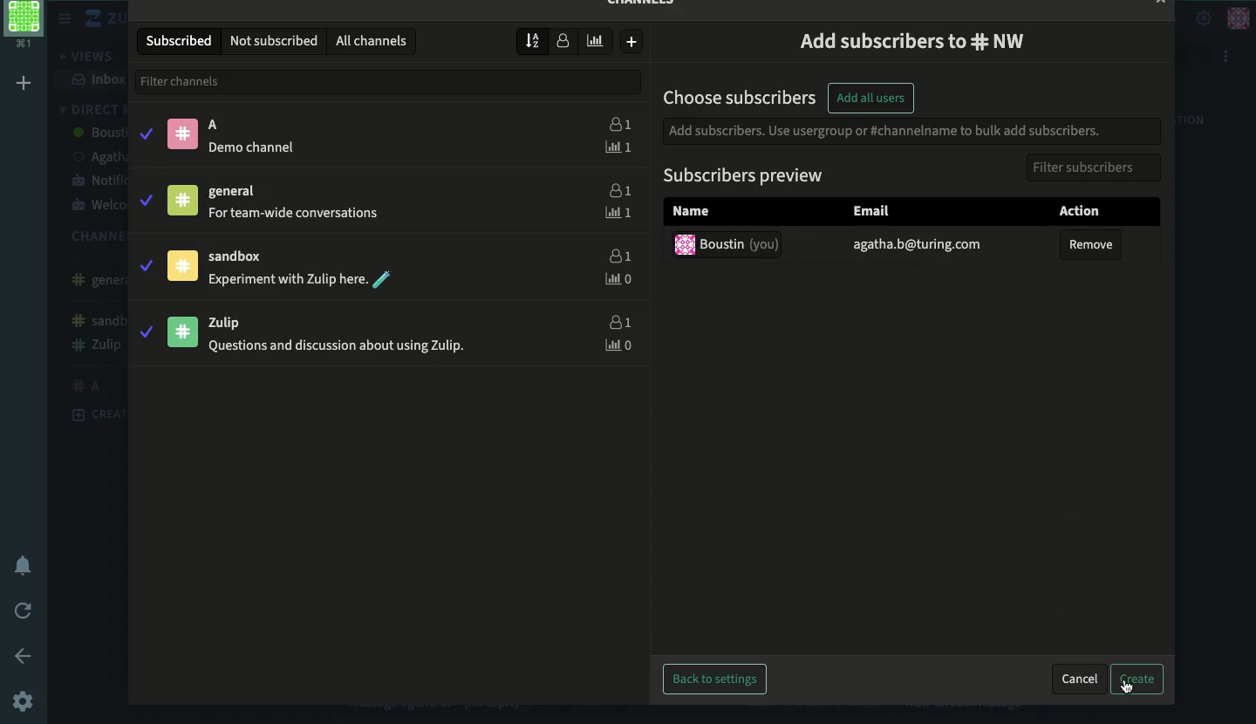 This screenshot has width=1256, height=724. I want to click on ® Demo channel, so click(256, 147).